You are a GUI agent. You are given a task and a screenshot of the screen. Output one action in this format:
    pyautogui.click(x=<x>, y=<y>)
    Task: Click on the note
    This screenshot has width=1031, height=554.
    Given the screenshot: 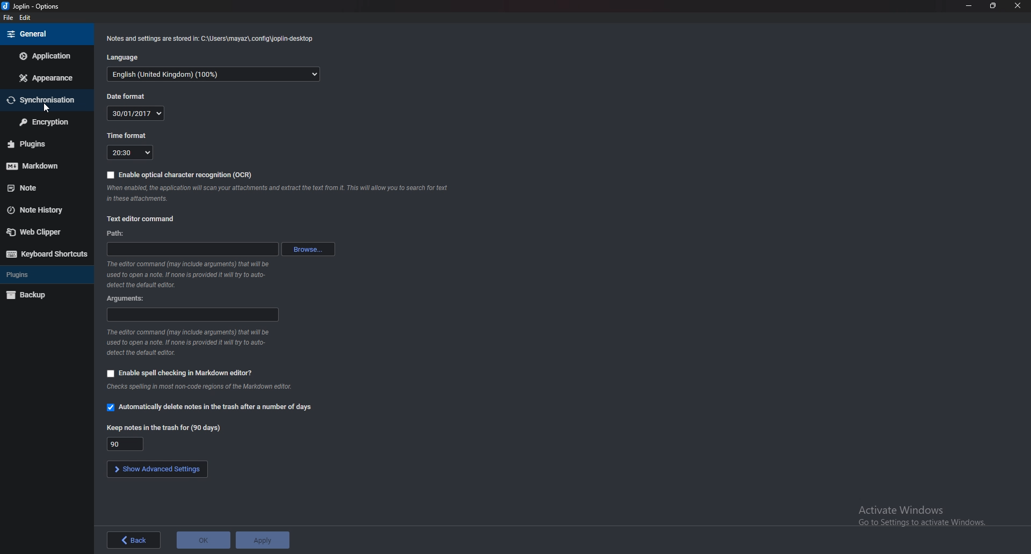 What is the action you would take?
    pyautogui.click(x=41, y=187)
    